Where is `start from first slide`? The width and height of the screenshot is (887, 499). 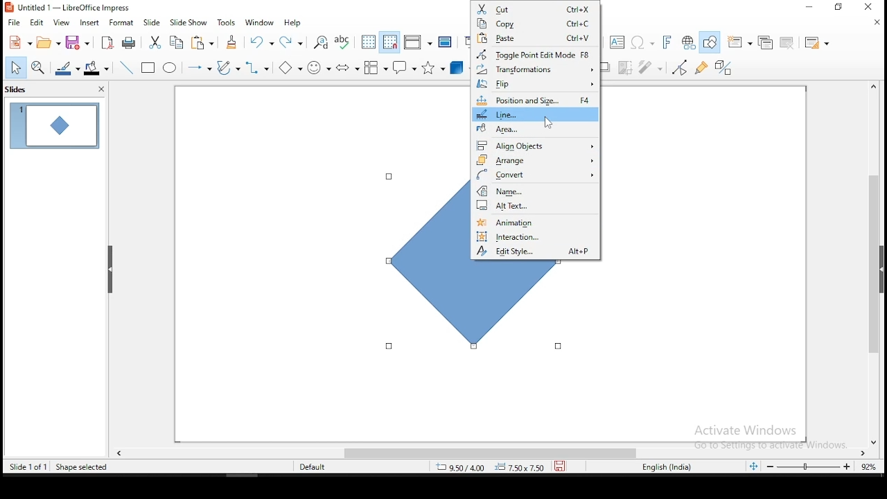
start from first slide is located at coordinates (467, 40).